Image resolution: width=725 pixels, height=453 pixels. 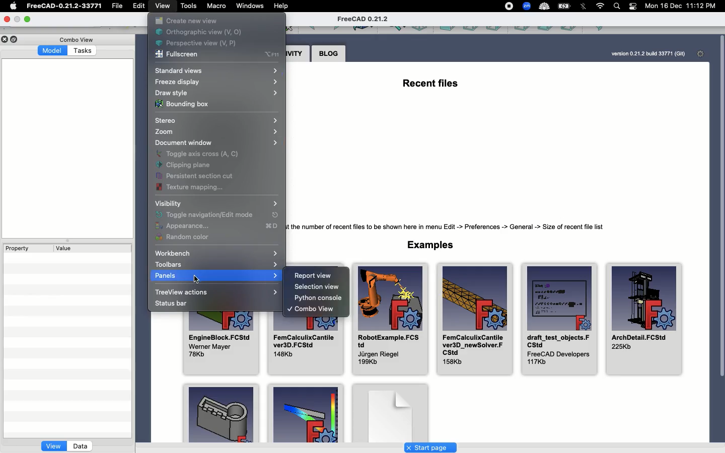 What do you see at coordinates (298, 53) in the screenshot?
I see `Activity ` at bounding box center [298, 53].